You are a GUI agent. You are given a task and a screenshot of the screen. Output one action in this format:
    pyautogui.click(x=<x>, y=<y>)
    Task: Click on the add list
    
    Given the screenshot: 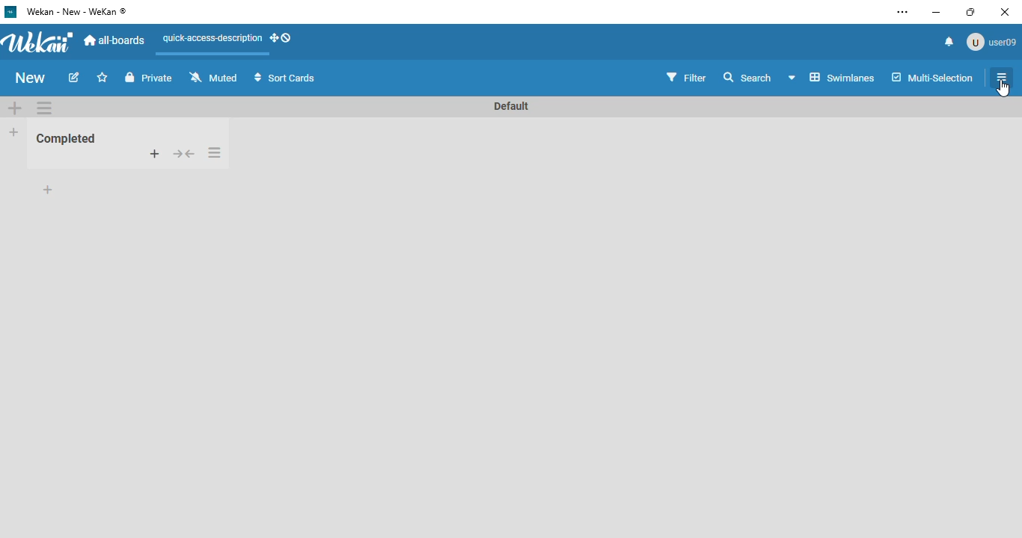 What is the action you would take?
    pyautogui.click(x=15, y=135)
    